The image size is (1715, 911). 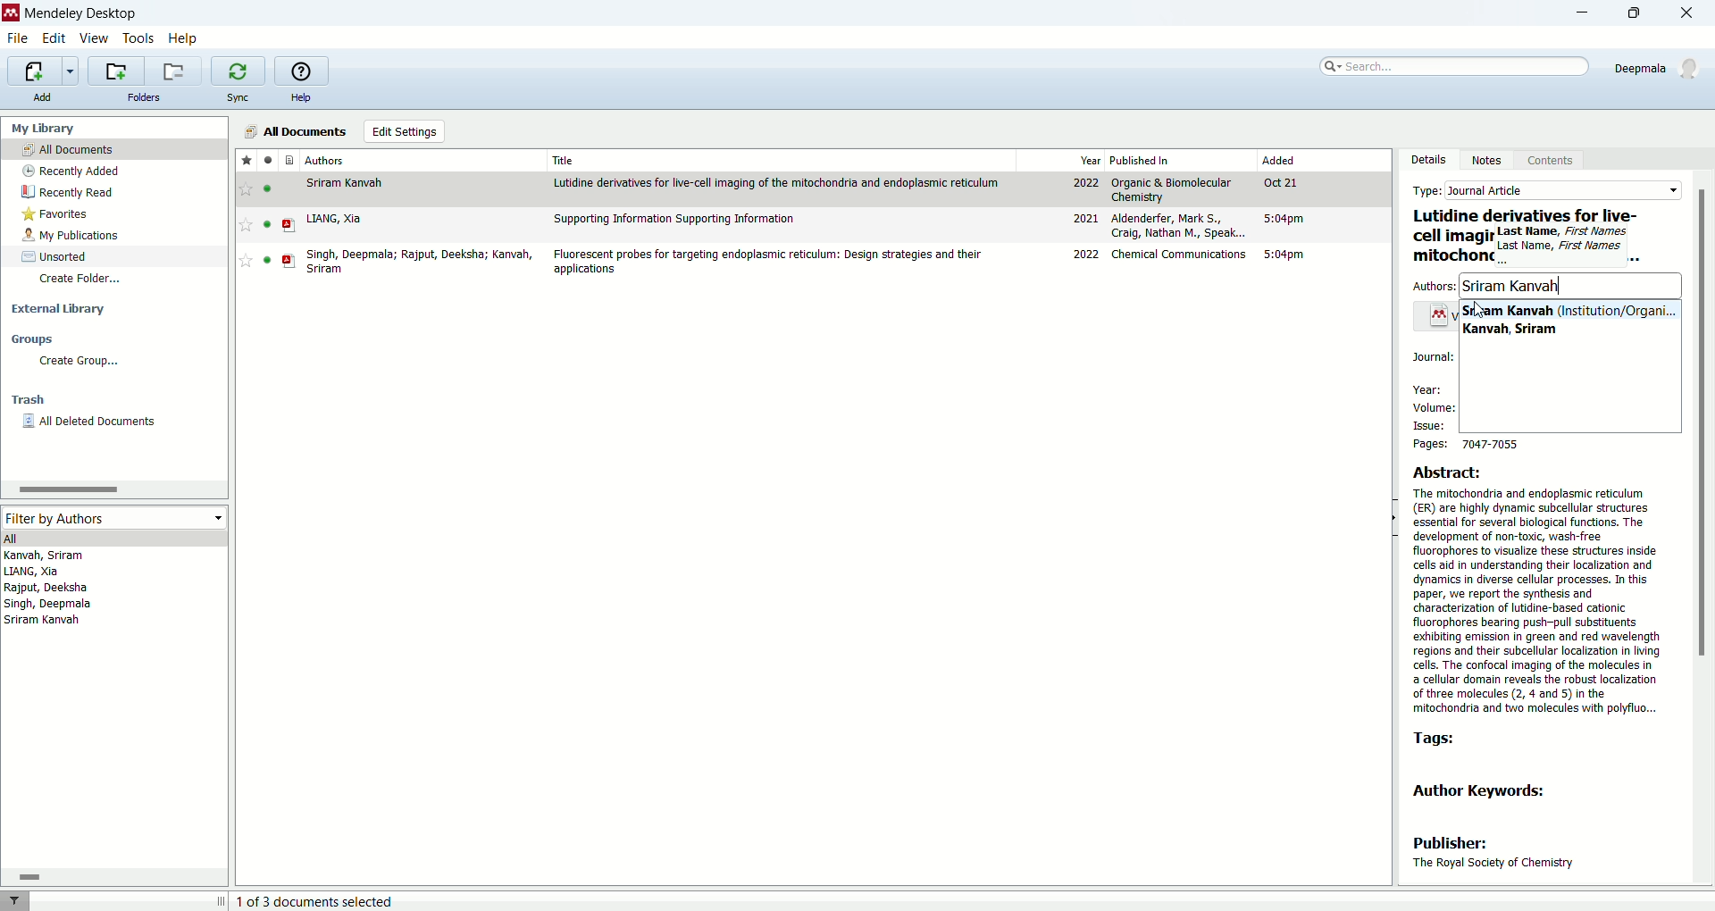 What do you see at coordinates (272, 224) in the screenshot?
I see `read/unread` at bounding box center [272, 224].